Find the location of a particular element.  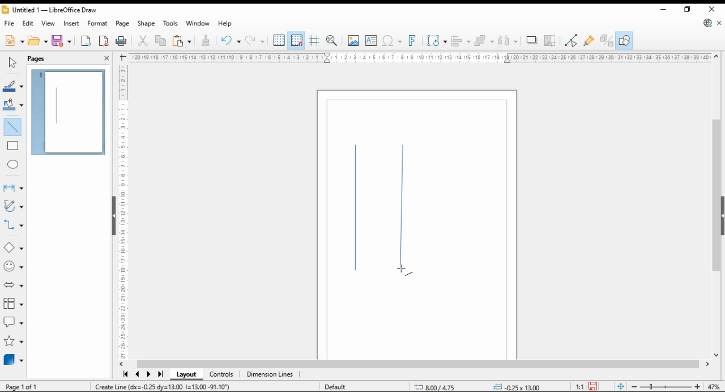

-21.15/11.78 is located at coordinates (440, 387).